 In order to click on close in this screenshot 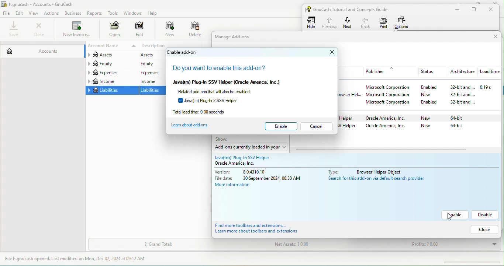, I will do `click(489, 37)`.